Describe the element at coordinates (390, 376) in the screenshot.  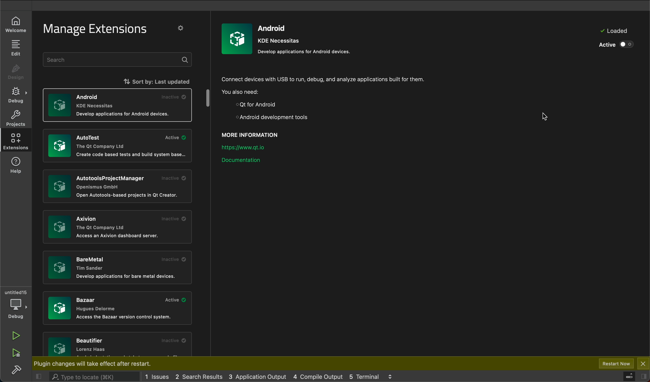
I see `more` at that location.